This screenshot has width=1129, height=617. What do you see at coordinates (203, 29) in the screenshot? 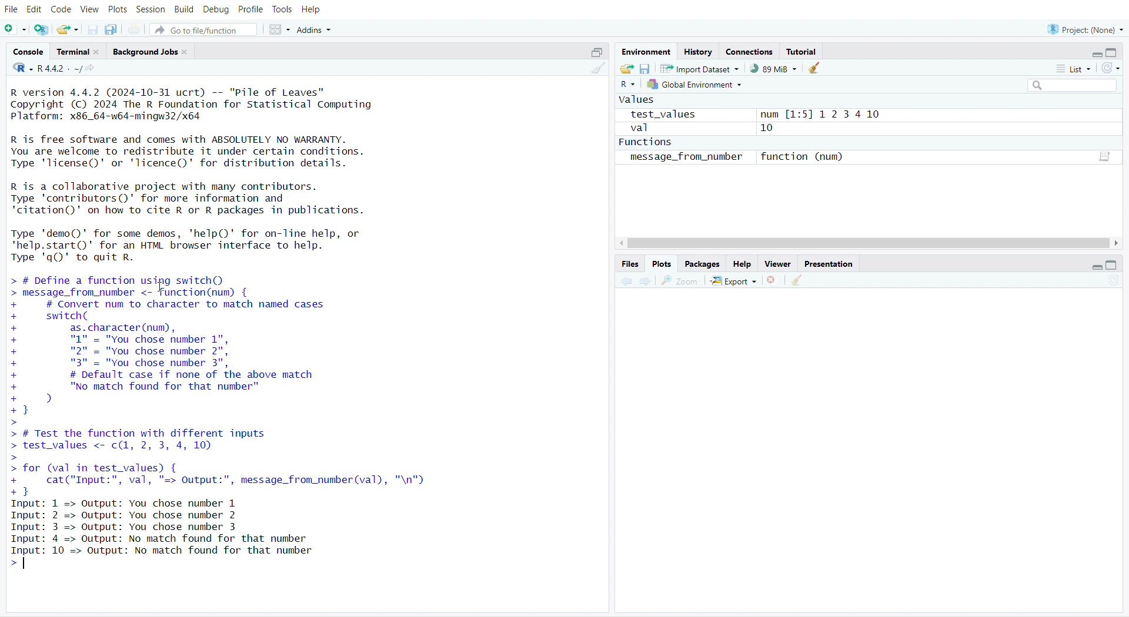
I see `Go to file/function` at bounding box center [203, 29].